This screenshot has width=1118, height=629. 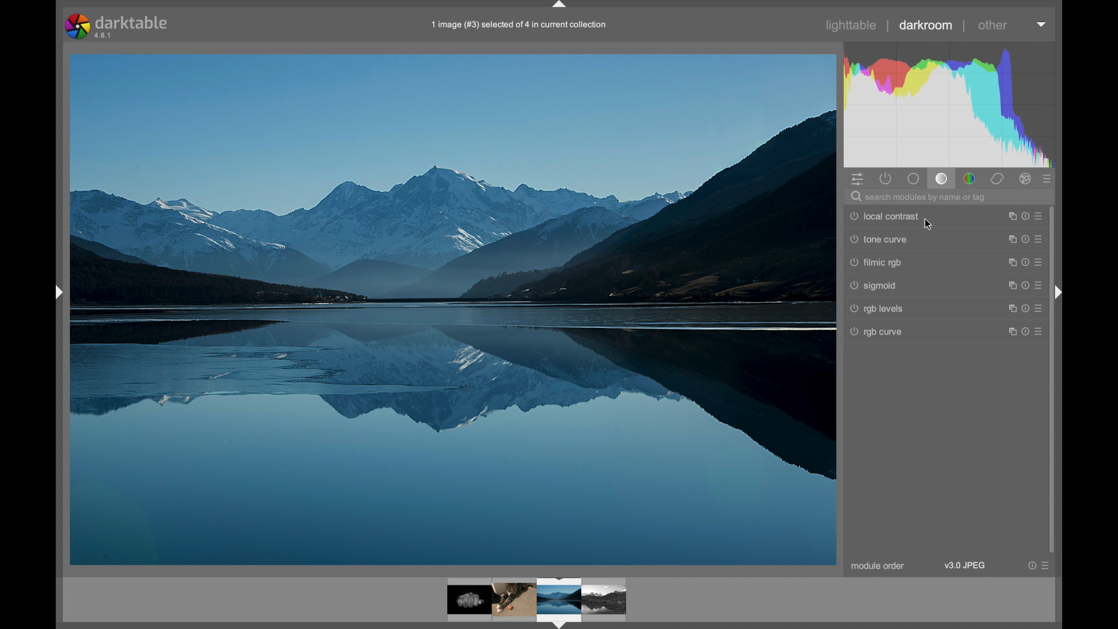 I want to click on correct, so click(x=997, y=179).